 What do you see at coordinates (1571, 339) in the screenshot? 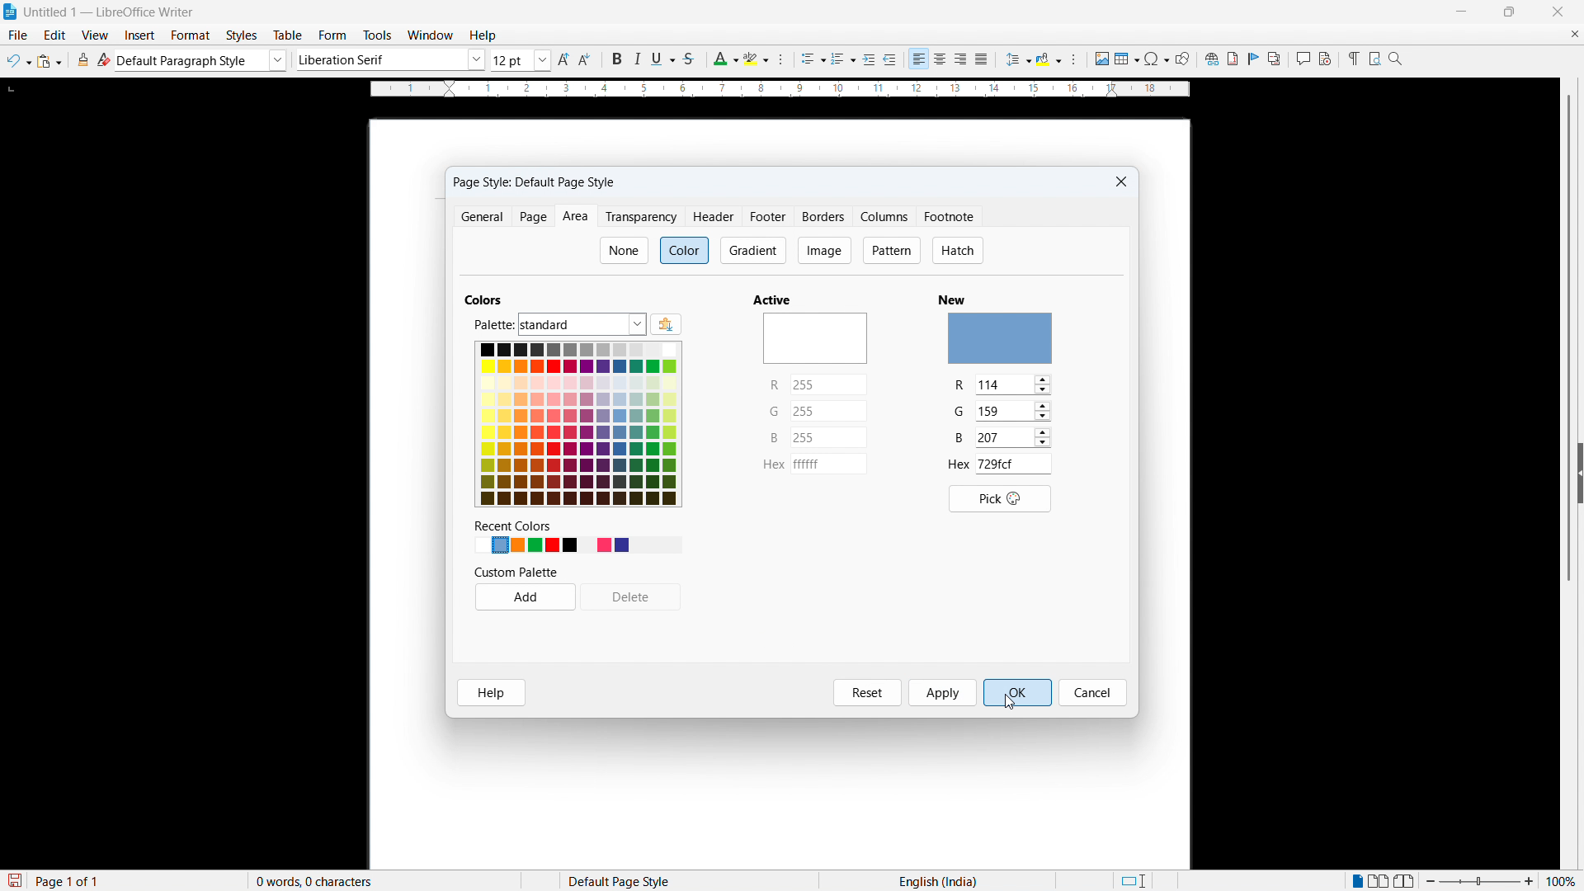
I see `Scroll bar ` at bounding box center [1571, 339].